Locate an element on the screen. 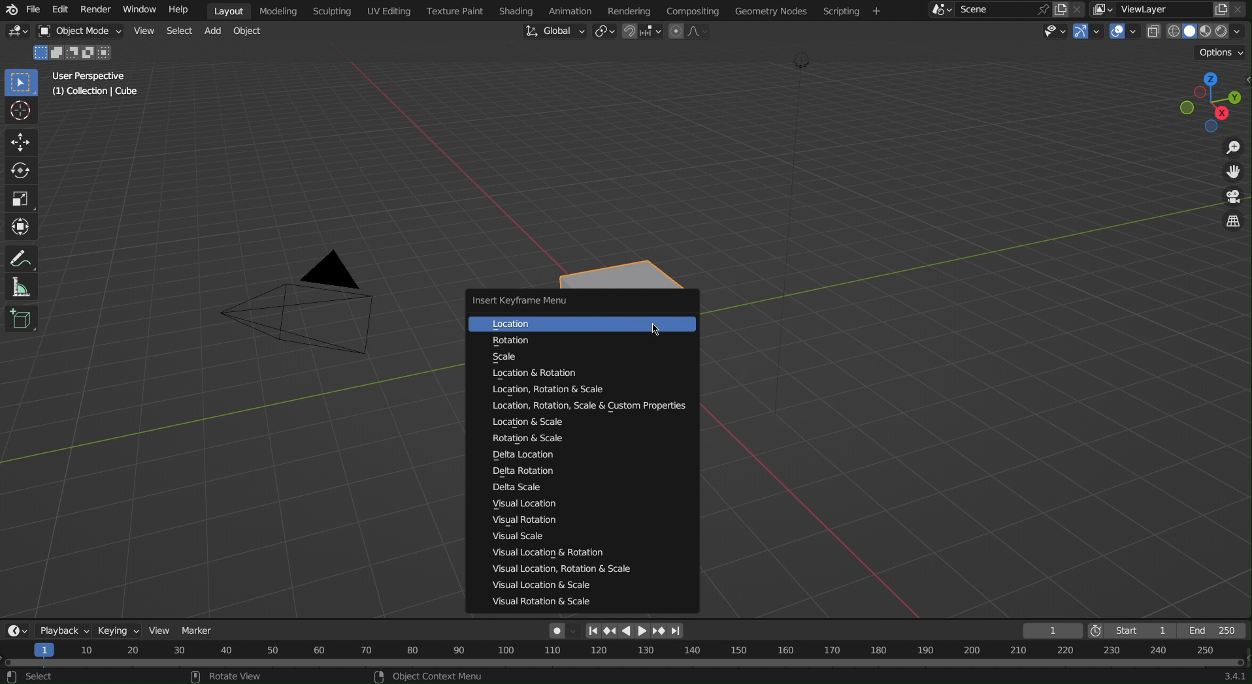  Location, Rotation &  Scale is located at coordinates (540, 390).